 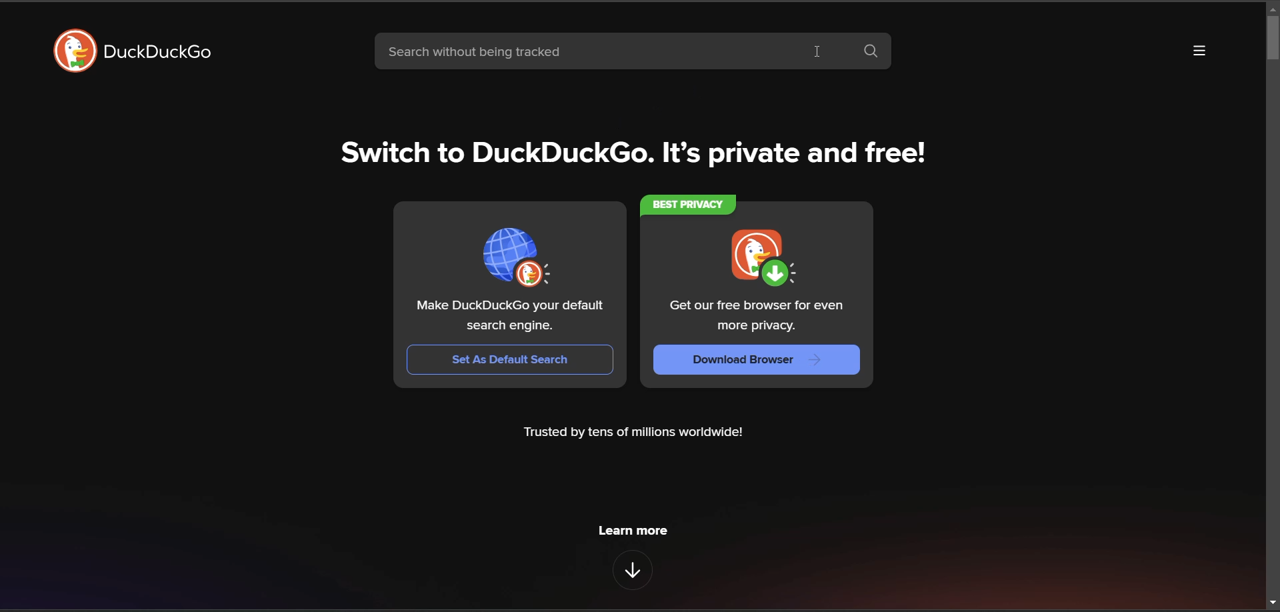 I want to click on Make DuckDuckGo your default search engine., so click(x=512, y=315).